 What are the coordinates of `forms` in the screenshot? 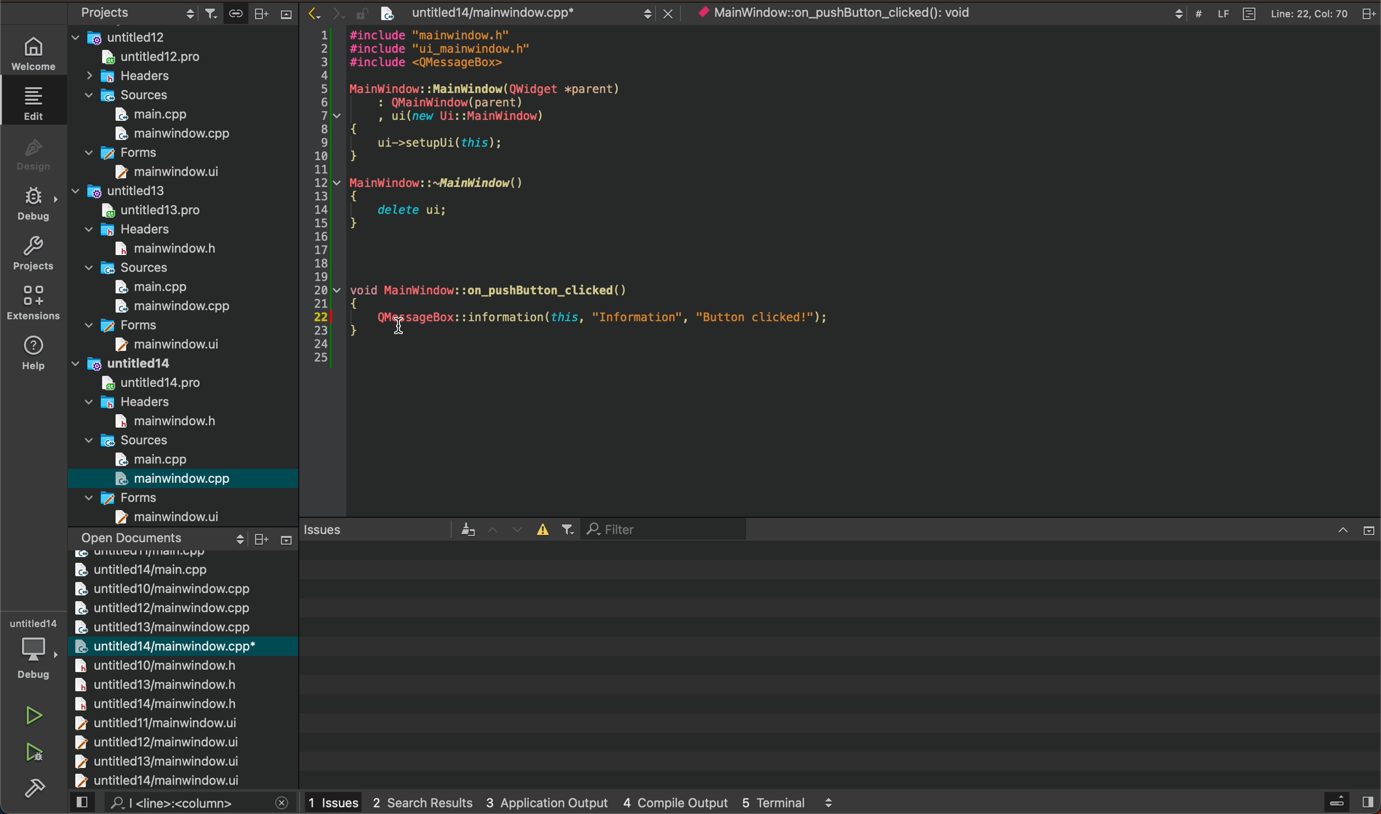 It's located at (132, 496).